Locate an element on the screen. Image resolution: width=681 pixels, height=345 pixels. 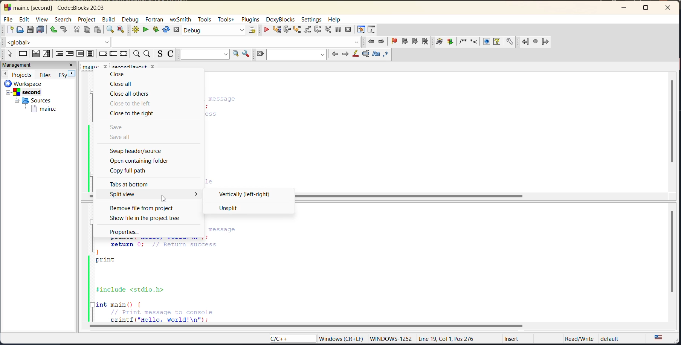
save all is located at coordinates (123, 137).